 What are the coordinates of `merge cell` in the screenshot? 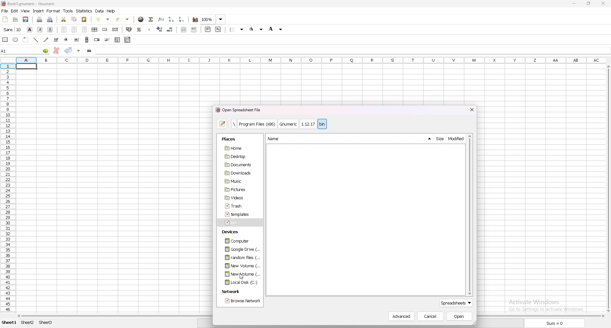 It's located at (106, 30).